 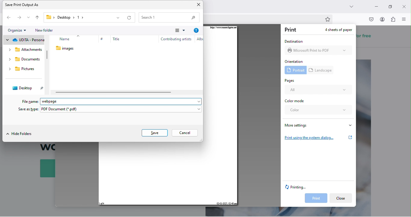 What do you see at coordinates (114, 41) in the screenshot?
I see `title` at bounding box center [114, 41].